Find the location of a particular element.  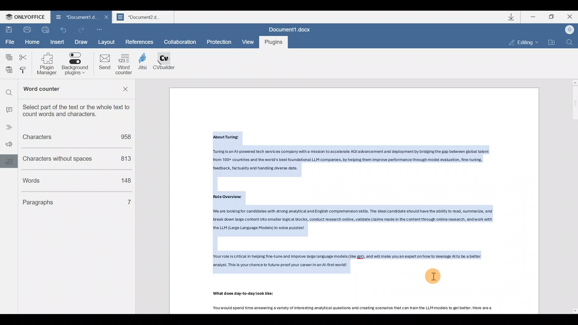

Document name is located at coordinates (77, 17).